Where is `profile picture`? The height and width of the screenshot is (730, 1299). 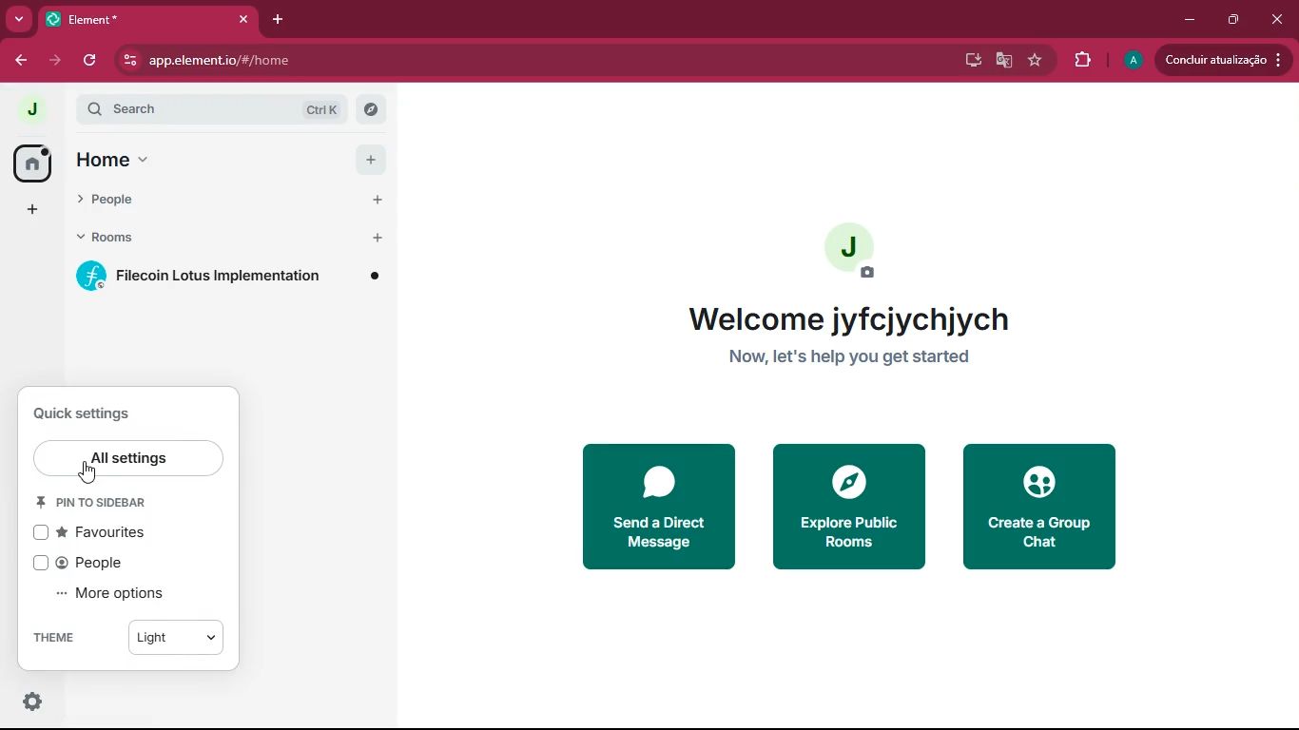
profile picture is located at coordinates (849, 251).